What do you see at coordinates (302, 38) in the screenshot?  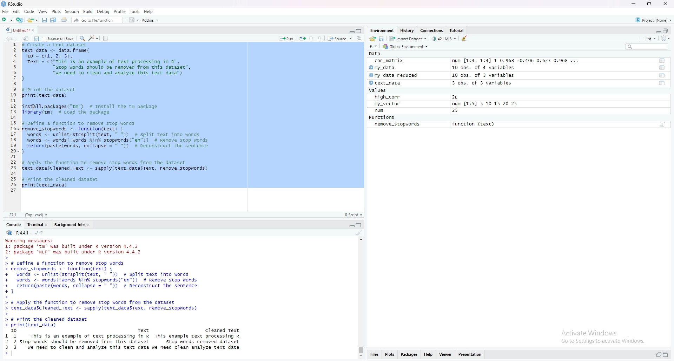 I see `rerun the previous code region` at bounding box center [302, 38].